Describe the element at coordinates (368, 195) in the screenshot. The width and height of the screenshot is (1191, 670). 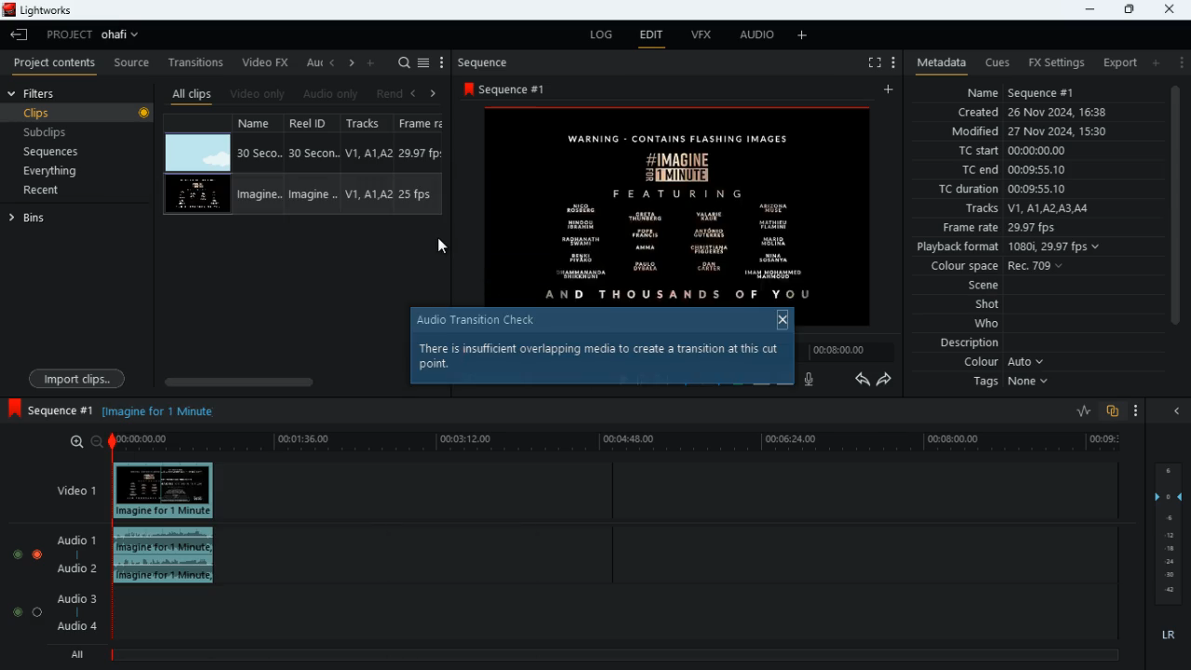
I see `V1, A1, Aw` at that location.